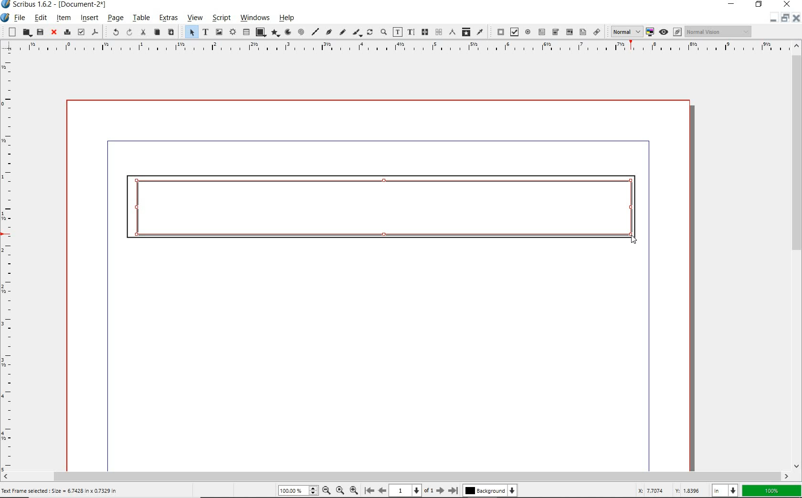  Describe the element at coordinates (41, 18) in the screenshot. I see `edit` at that location.